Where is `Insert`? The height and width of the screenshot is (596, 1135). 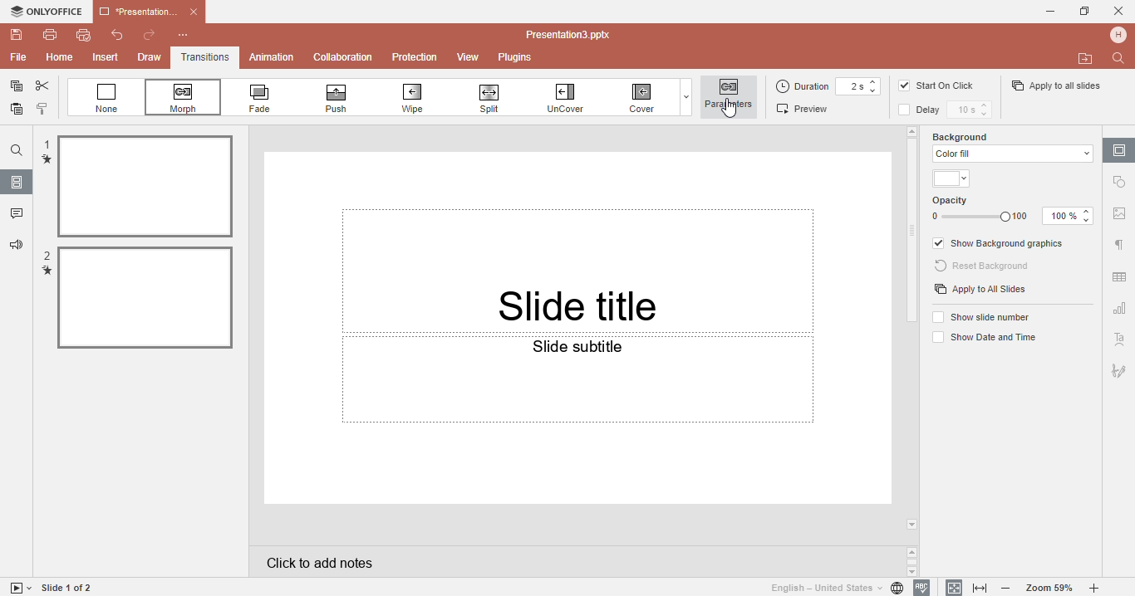 Insert is located at coordinates (107, 58).